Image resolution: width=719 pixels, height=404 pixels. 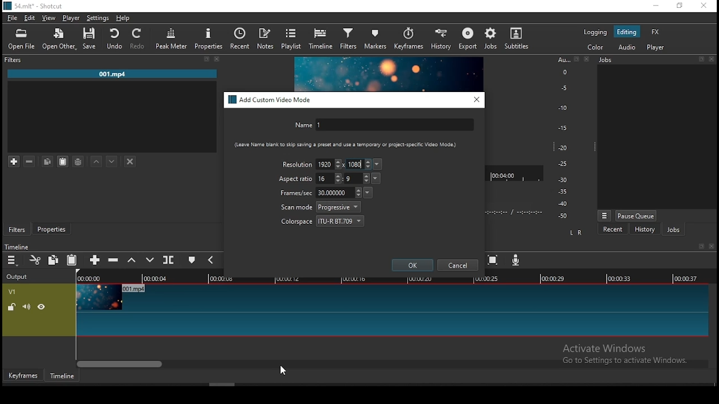 What do you see at coordinates (78, 160) in the screenshot?
I see `save filter set` at bounding box center [78, 160].